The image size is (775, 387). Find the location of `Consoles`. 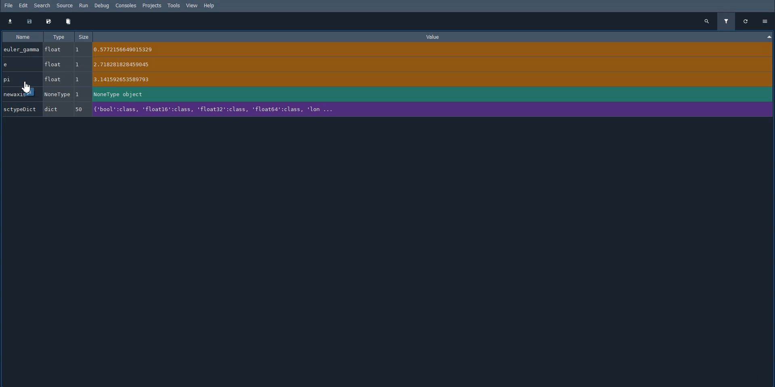

Consoles is located at coordinates (126, 6).